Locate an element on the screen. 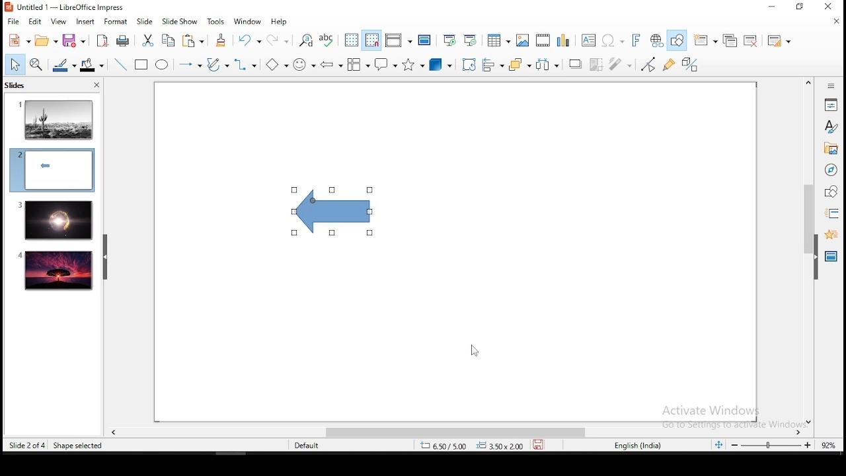 The height and width of the screenshot is (476, 846). save is located at coordinates (73, 42).